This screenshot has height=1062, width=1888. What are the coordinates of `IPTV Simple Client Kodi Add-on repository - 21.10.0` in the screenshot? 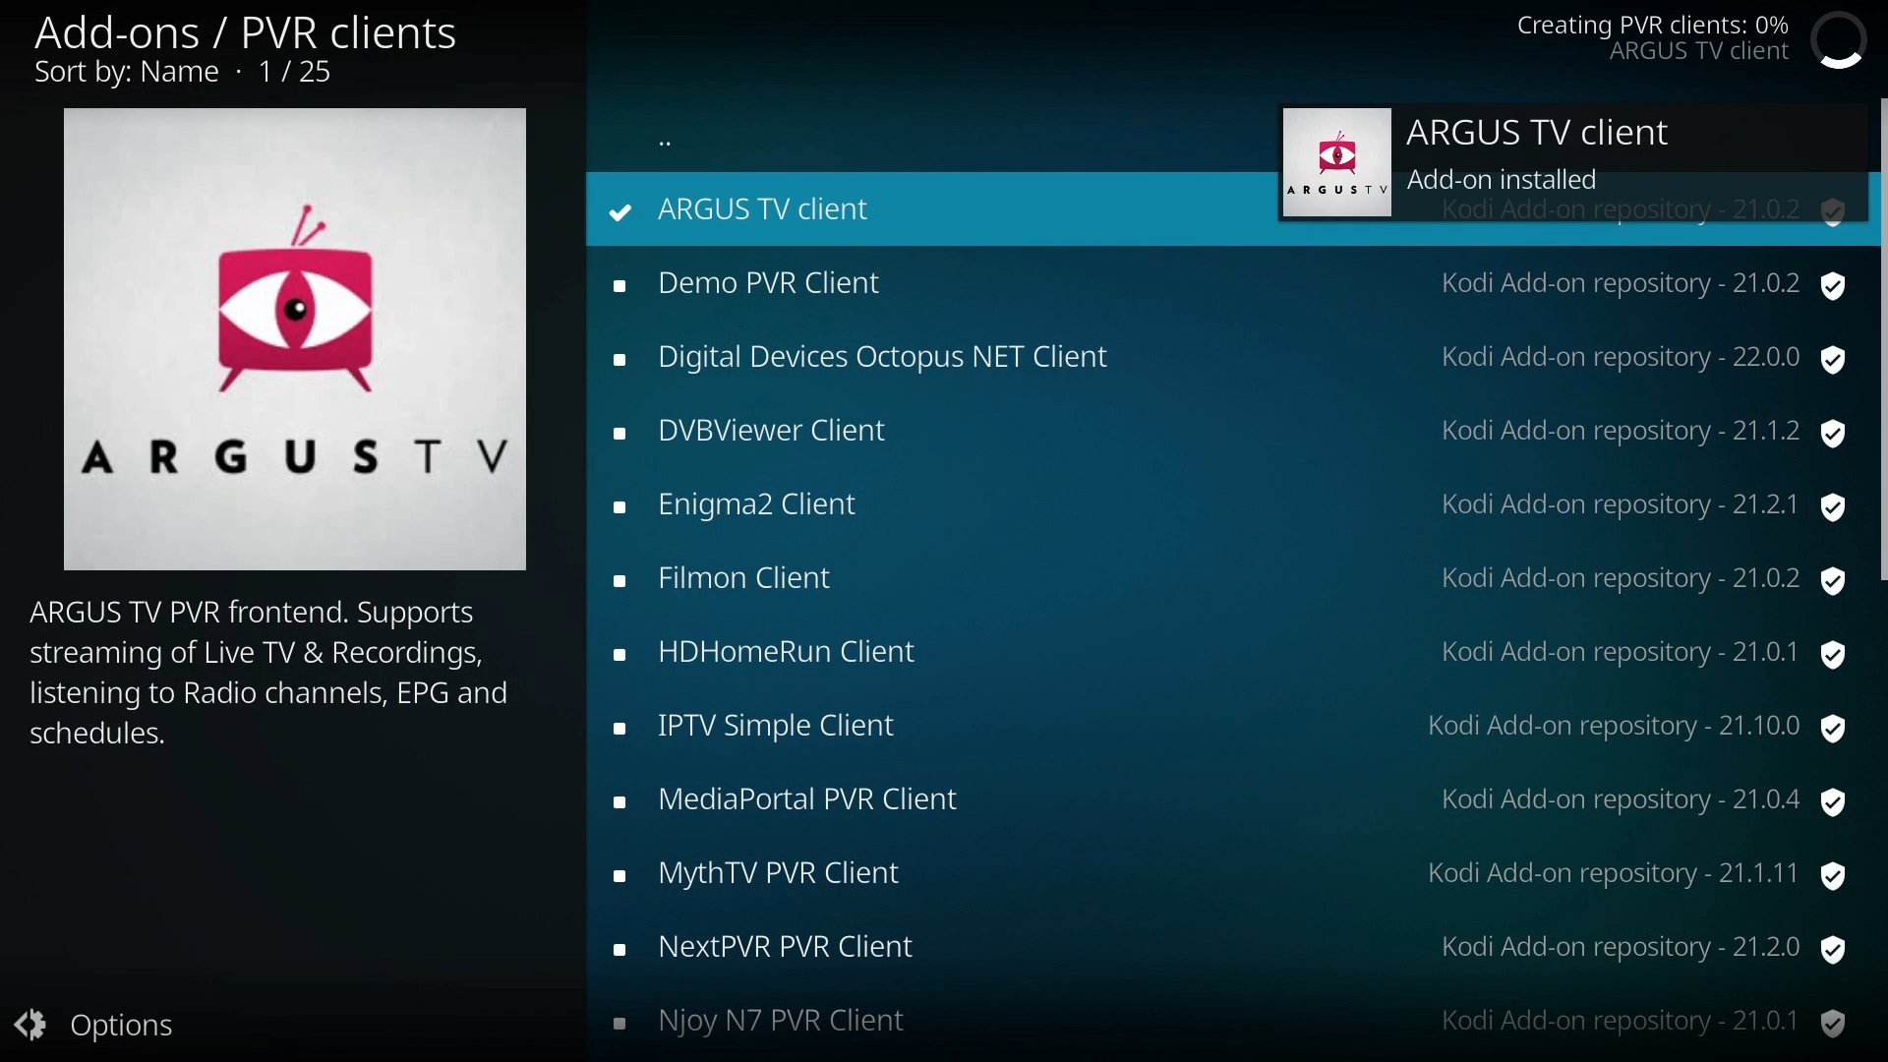 It's located at (1217, 728).